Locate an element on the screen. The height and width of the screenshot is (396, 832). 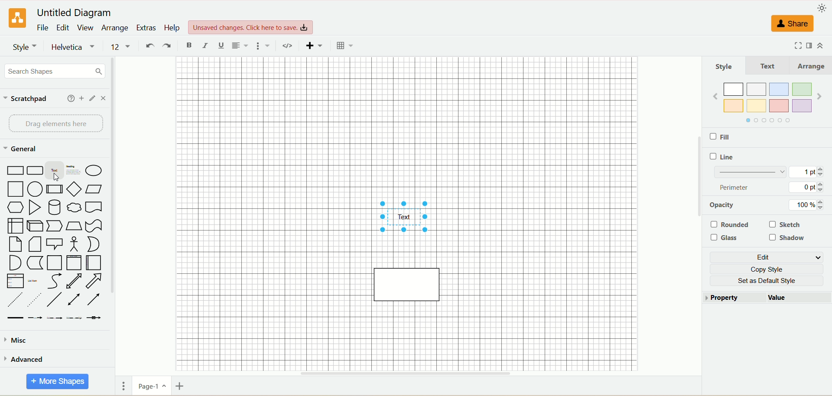
diamond is located at coordinates (74, 188).